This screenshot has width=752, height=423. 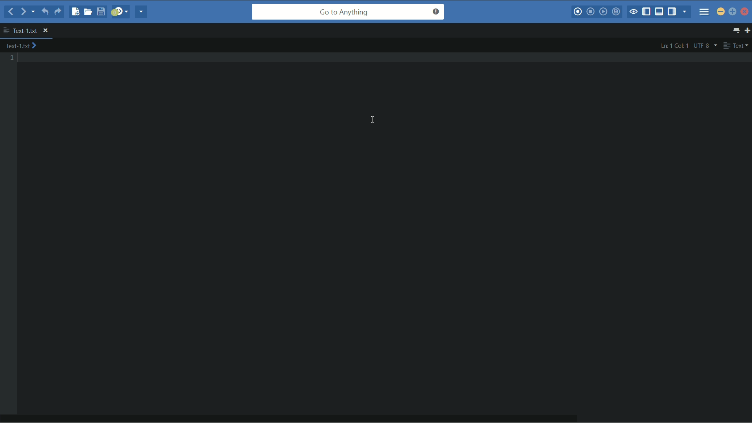 What do you see at coordinates (22, 11) in the screenshot?
I see `forward` at bounding box center [22, 11].